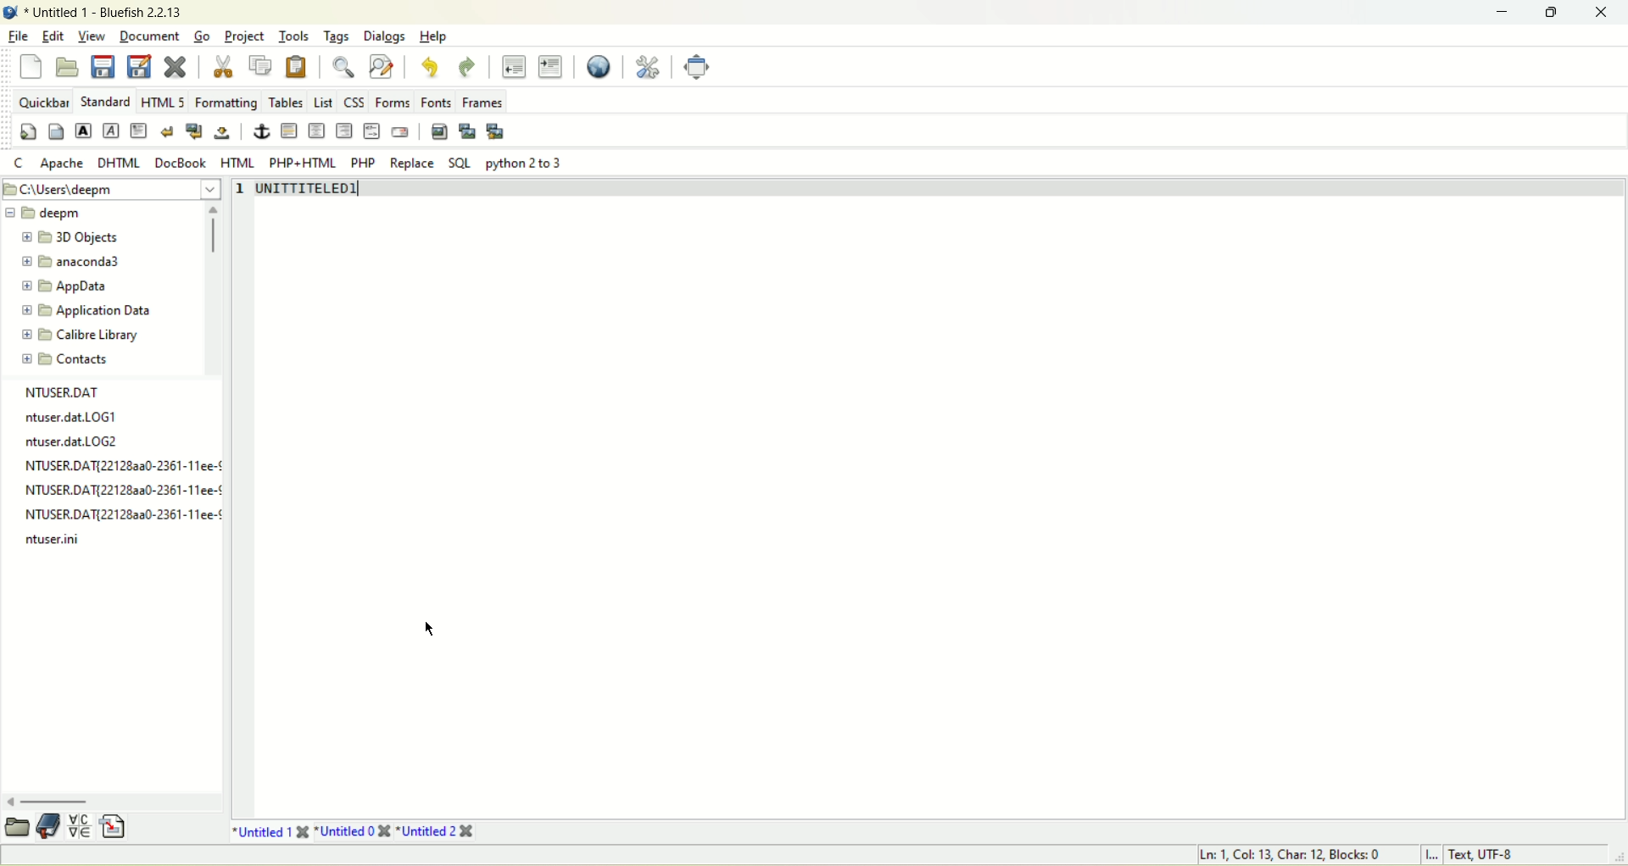 This screenshot has height=866, width=1628. Describe the element at coordinates (370, 131) in the screenshot. I see `HTML comment` at that location.